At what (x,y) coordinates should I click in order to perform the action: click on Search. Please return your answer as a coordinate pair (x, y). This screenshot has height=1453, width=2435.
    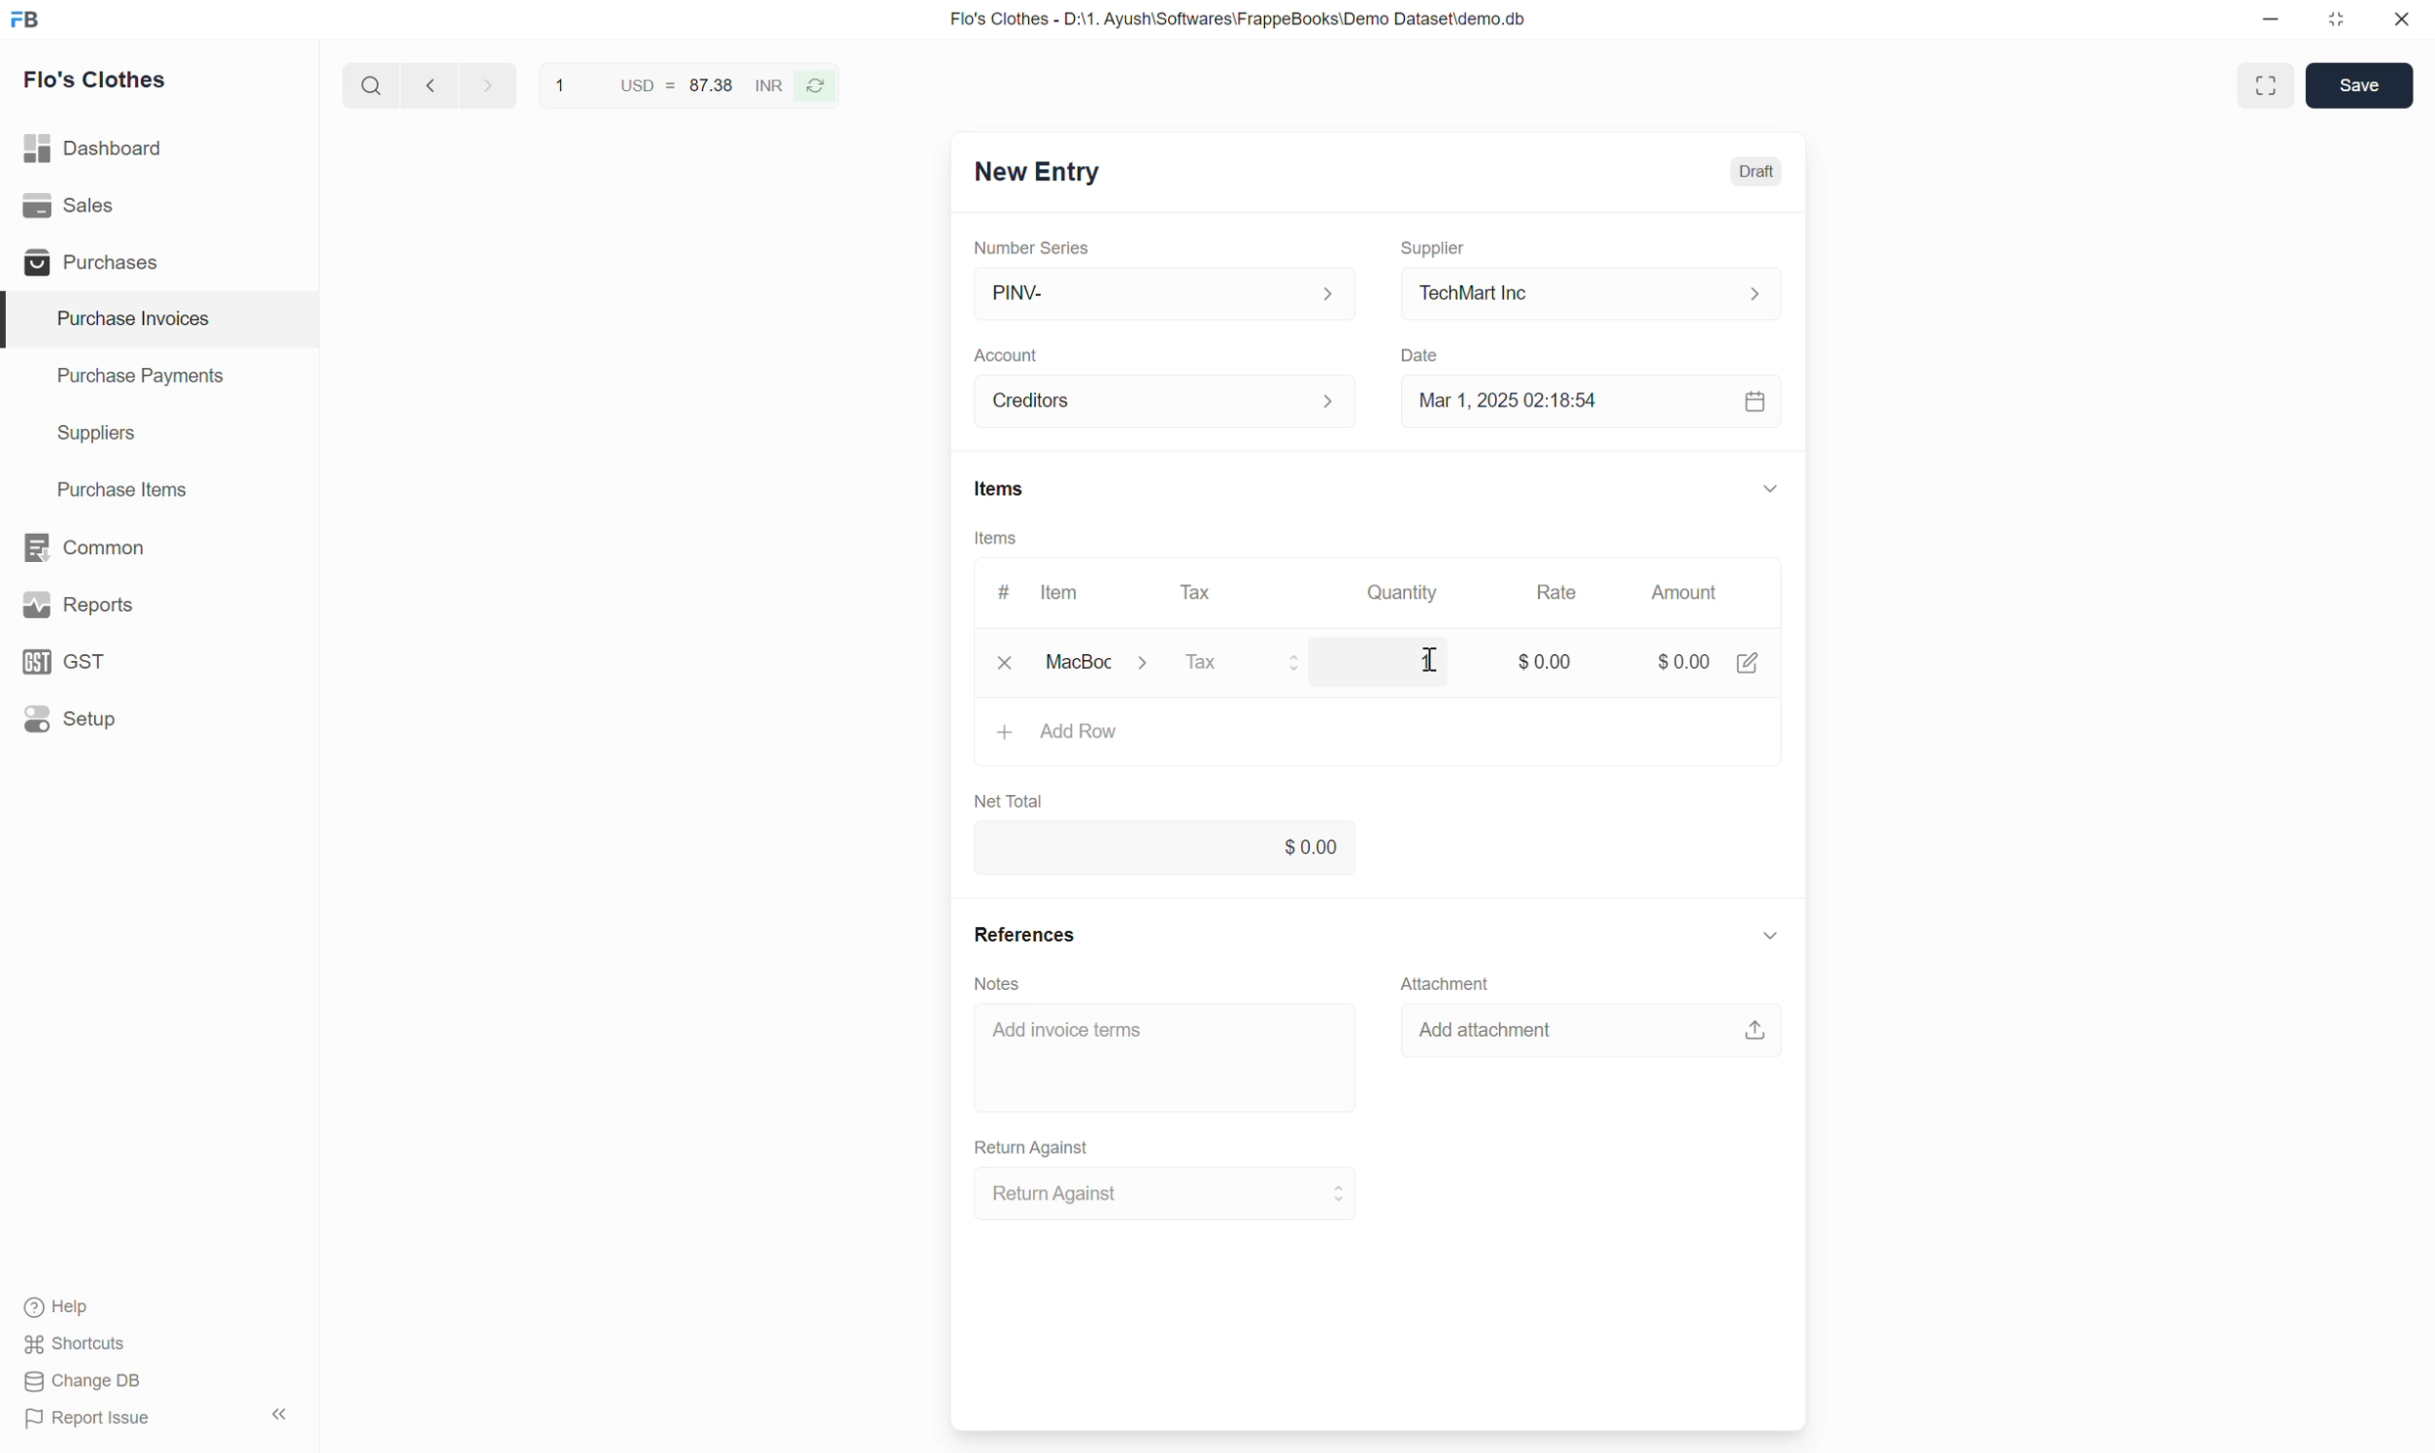
    Looking at the image, I should click on (372, 85).